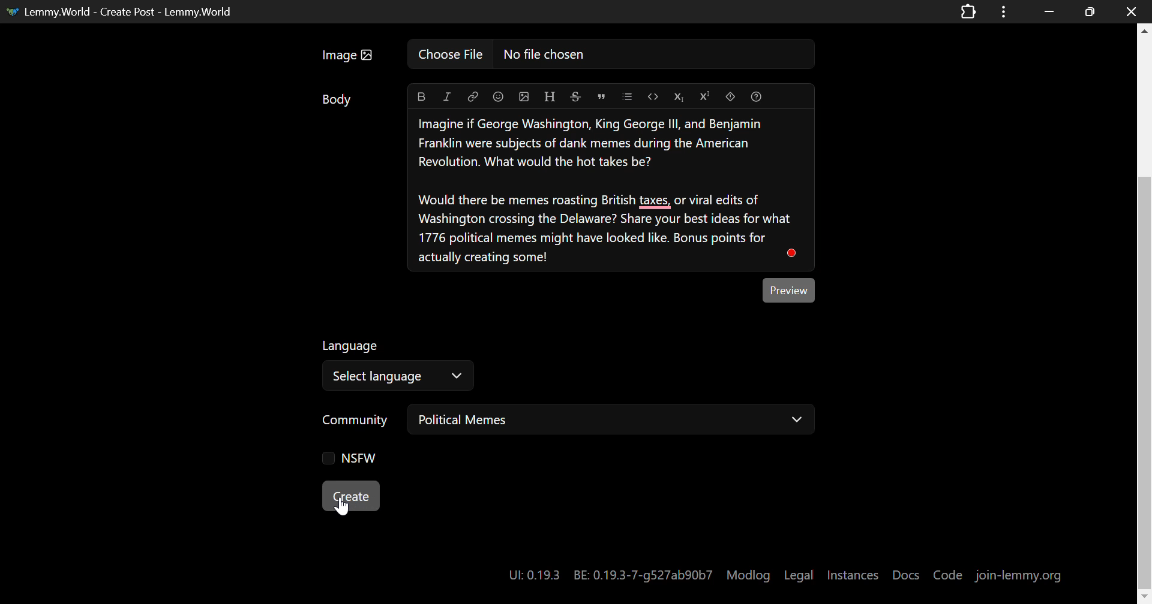 Image resolution: width=1152 pixels, height=604 pixels. Describe the element at coordinates (1018, 575) in the screenshot. I see `join-lemmy.org` at that location.